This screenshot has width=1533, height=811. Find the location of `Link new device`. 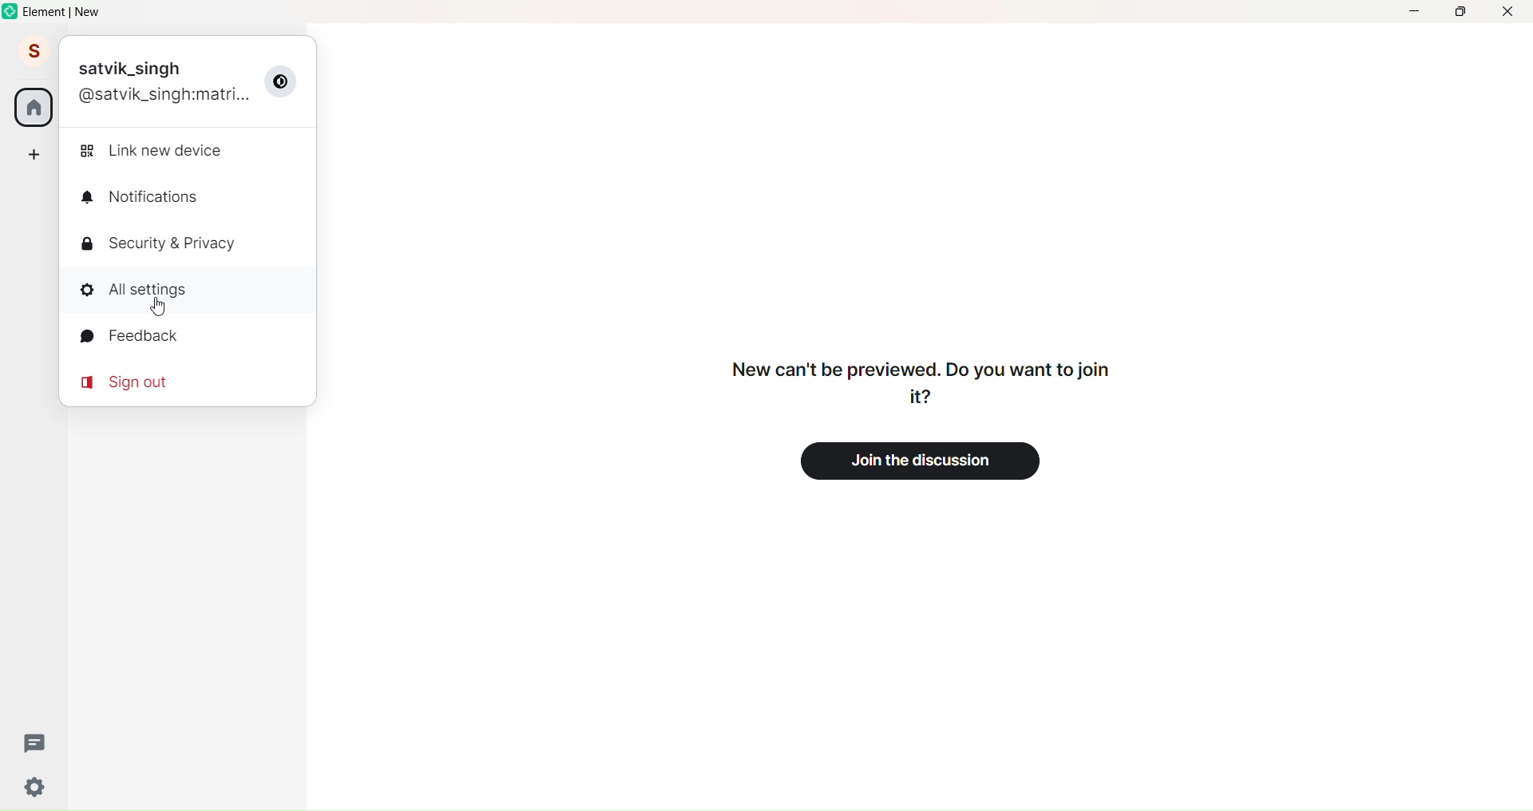

Link new device is located at coordinates (156, 152).